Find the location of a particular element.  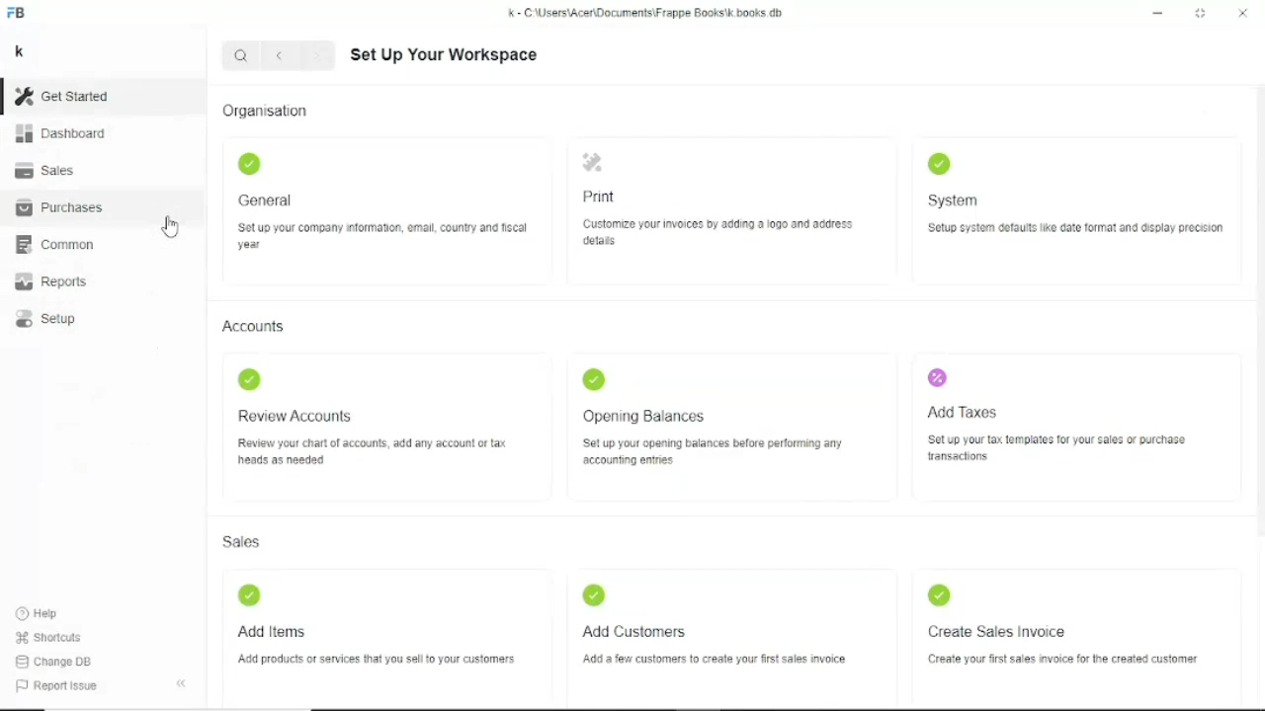

Add customers  add a few customers to create your first sales invoice. is located at coordinates (713, 631).